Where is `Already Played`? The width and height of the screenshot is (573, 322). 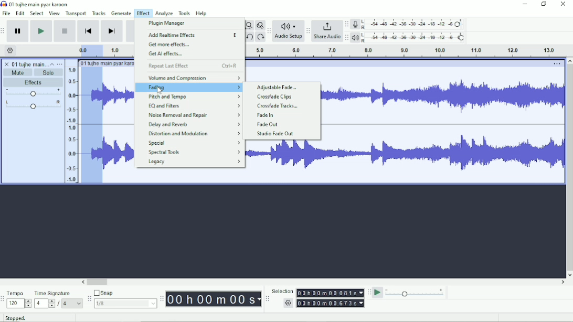
Already Played is located at coordinates (92, 125).